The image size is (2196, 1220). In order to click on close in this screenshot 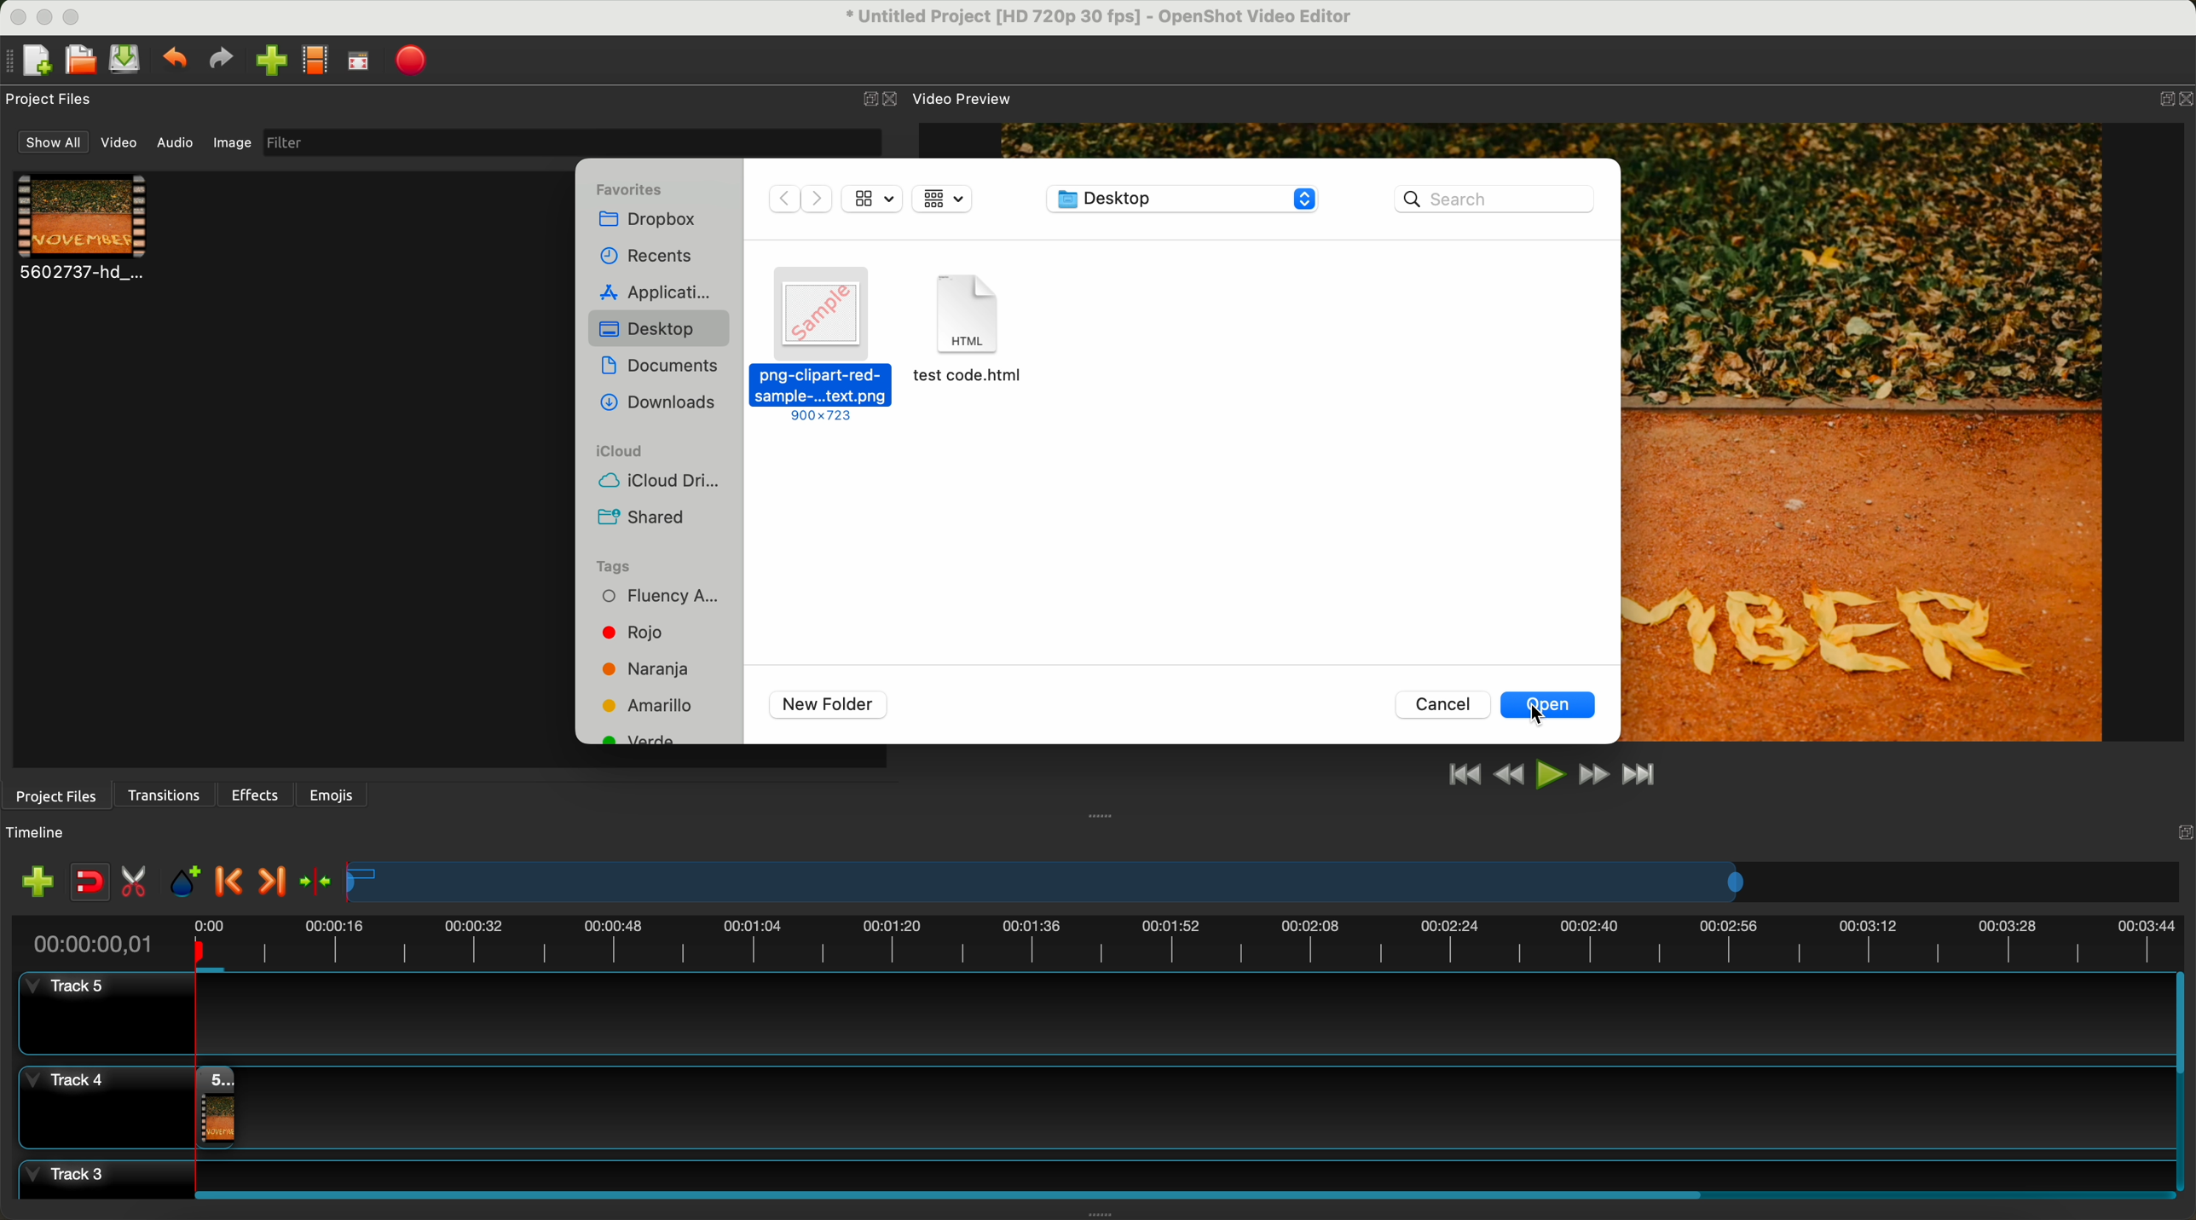, I will do `click(880, 100)`.